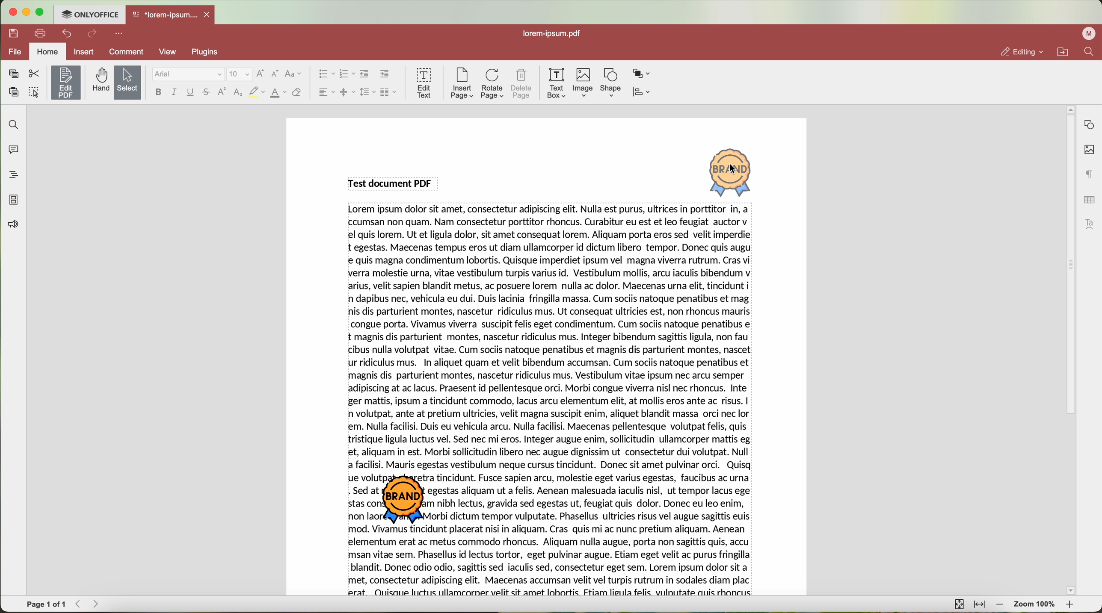  What do you see at coordinates (187, 74) in the screenshot?
I see `Arial` at bounding box center [187, 74].